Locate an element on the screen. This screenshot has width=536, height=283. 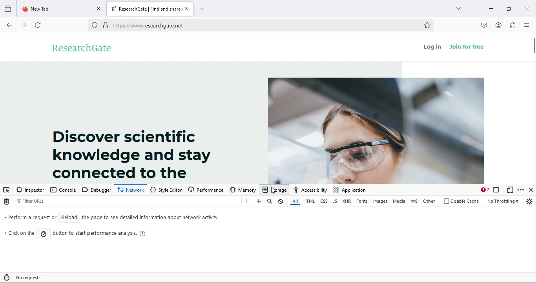
join for free is located at coordinates (470, 48).